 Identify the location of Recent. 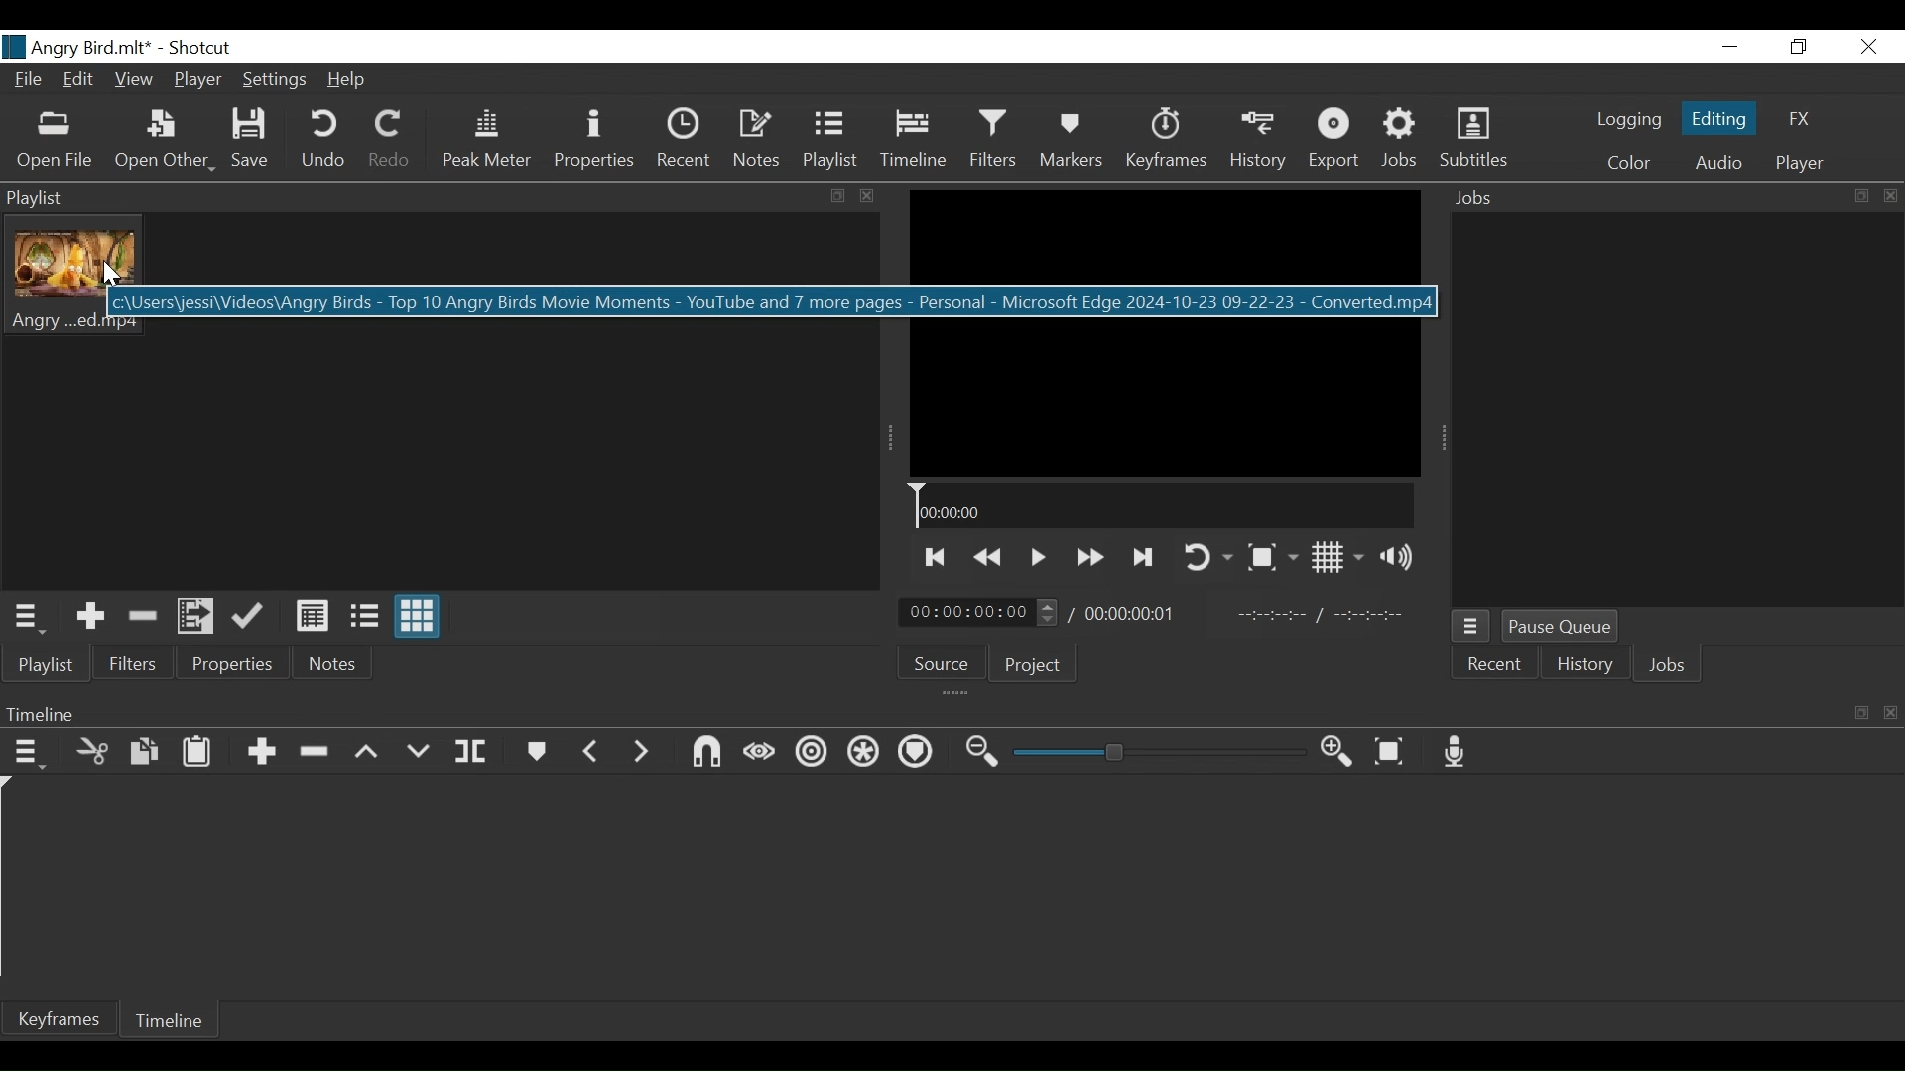
(1496, 663).